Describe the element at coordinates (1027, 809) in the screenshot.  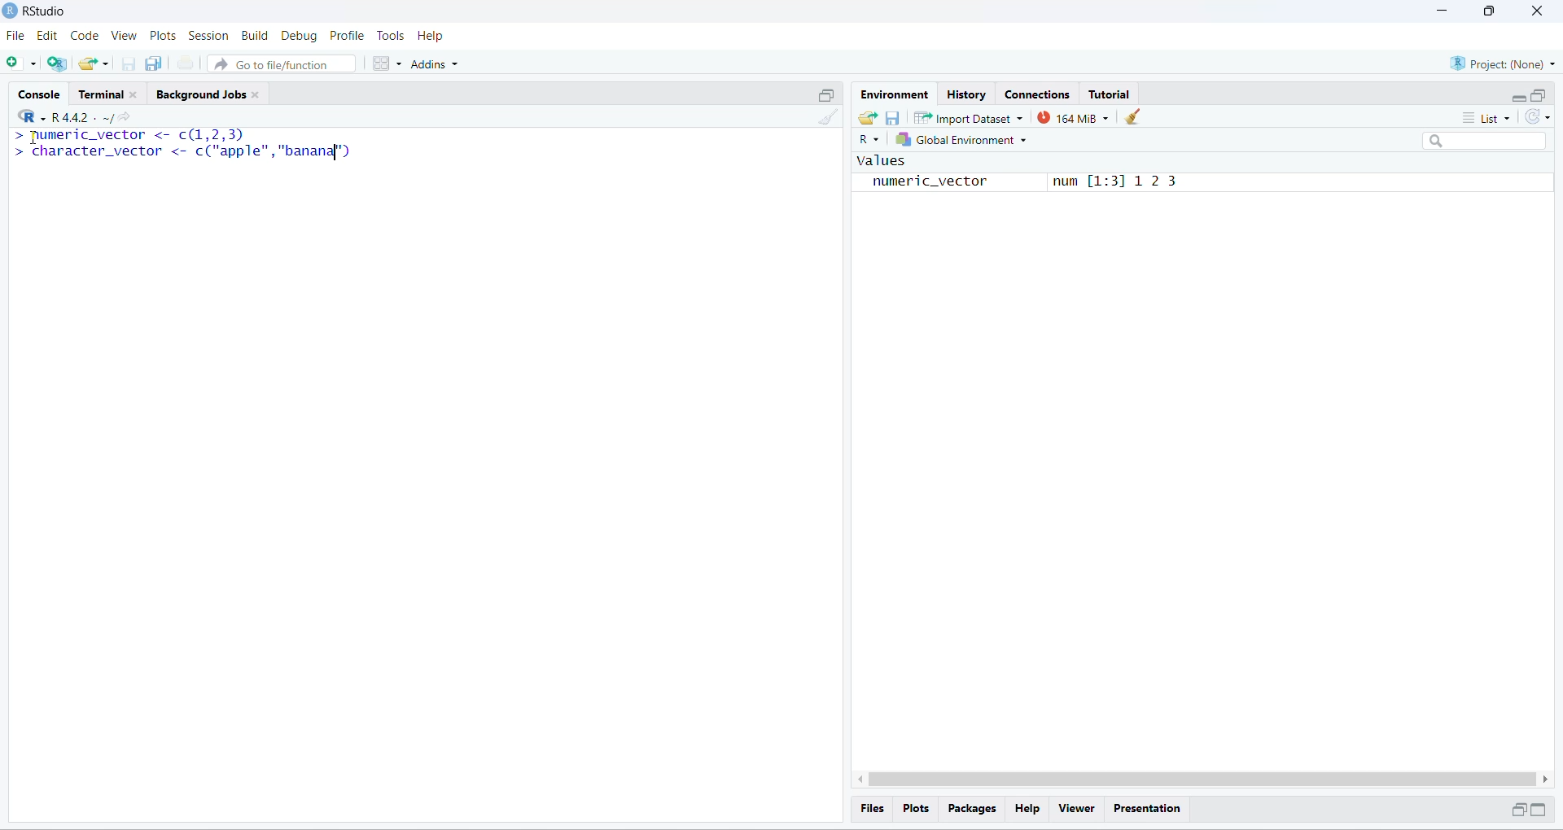
I see `Help` at that location.